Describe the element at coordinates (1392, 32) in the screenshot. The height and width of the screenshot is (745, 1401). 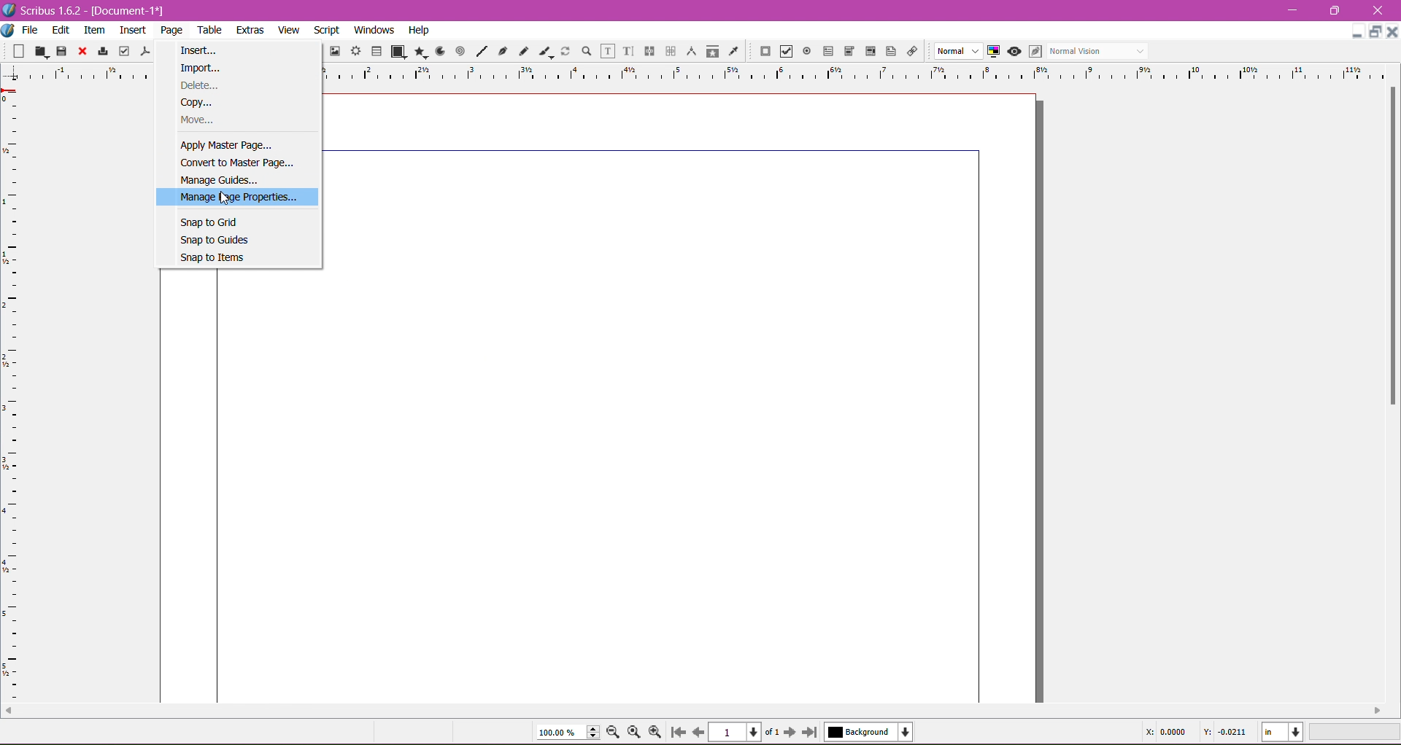
I see `Close Document` at that location.